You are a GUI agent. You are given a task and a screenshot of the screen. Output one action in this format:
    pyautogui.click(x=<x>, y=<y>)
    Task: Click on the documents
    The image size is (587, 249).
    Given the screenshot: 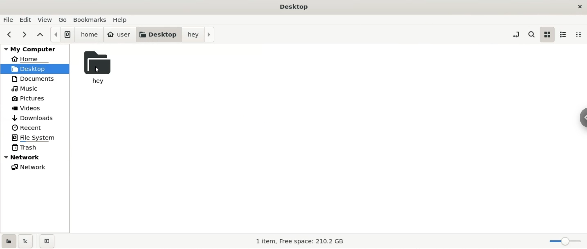 What is the action you would take?
    pyautogui.click(x=35, y=80)
    